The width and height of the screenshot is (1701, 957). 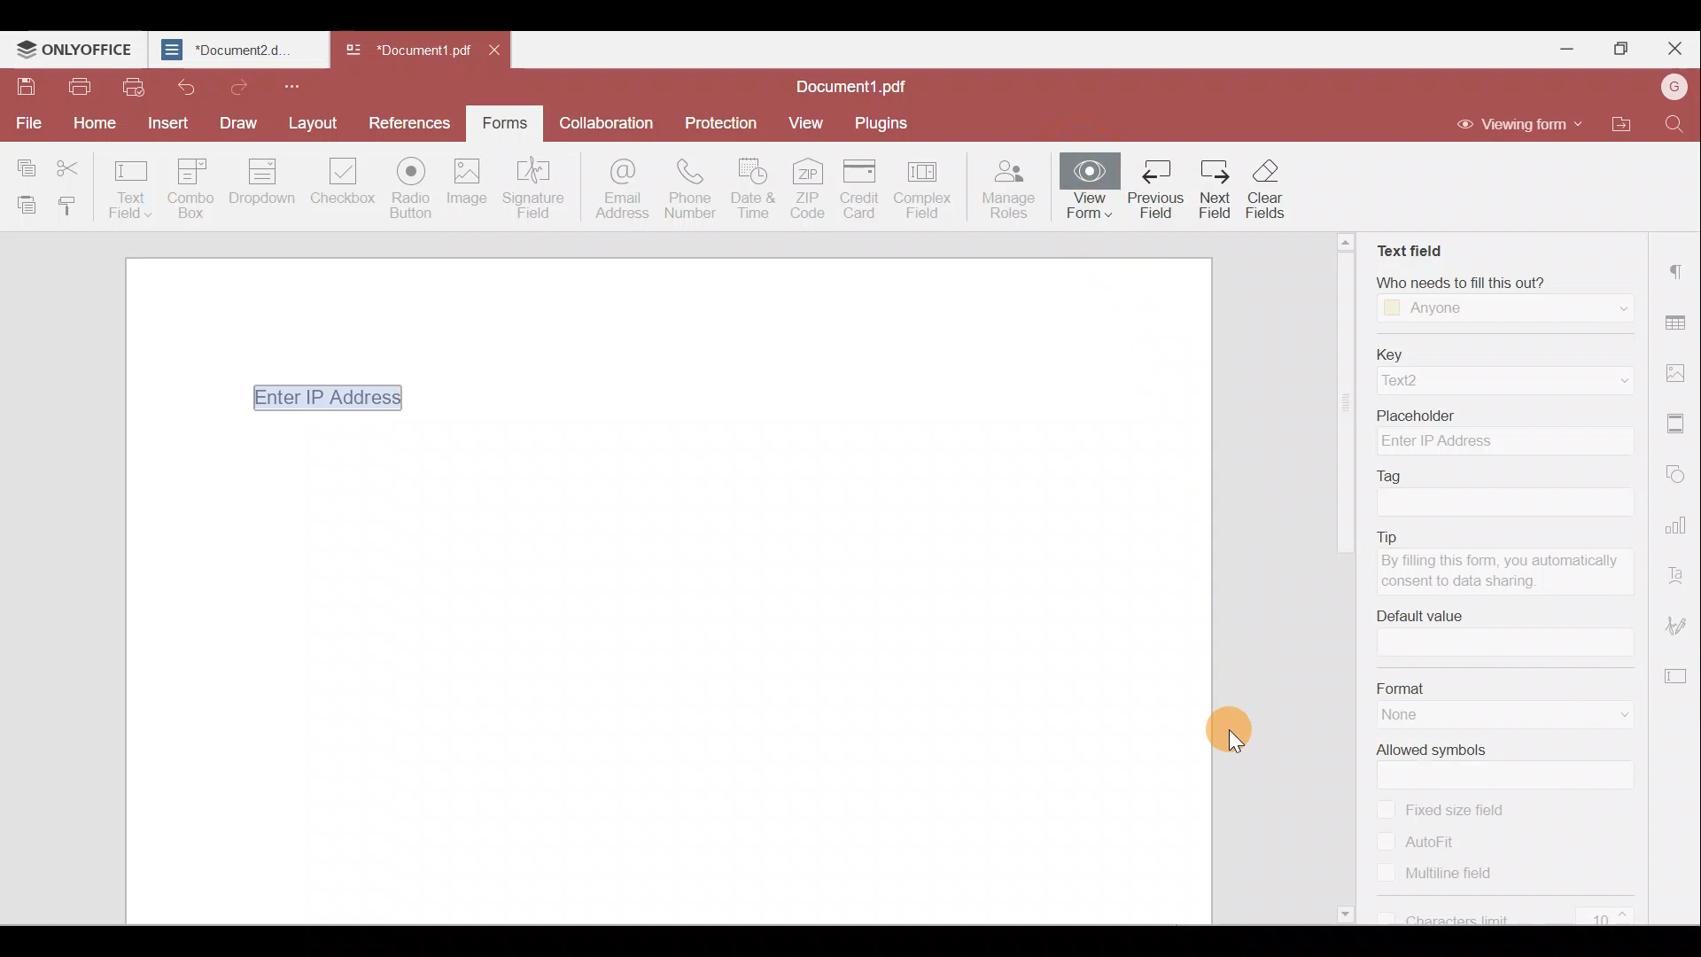 I want to click on Save, so click(x=23, y=85).